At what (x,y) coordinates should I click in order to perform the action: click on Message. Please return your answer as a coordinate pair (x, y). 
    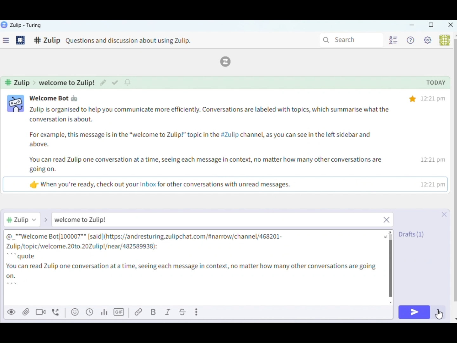
    Looking at the image, I should click on (224, 220).